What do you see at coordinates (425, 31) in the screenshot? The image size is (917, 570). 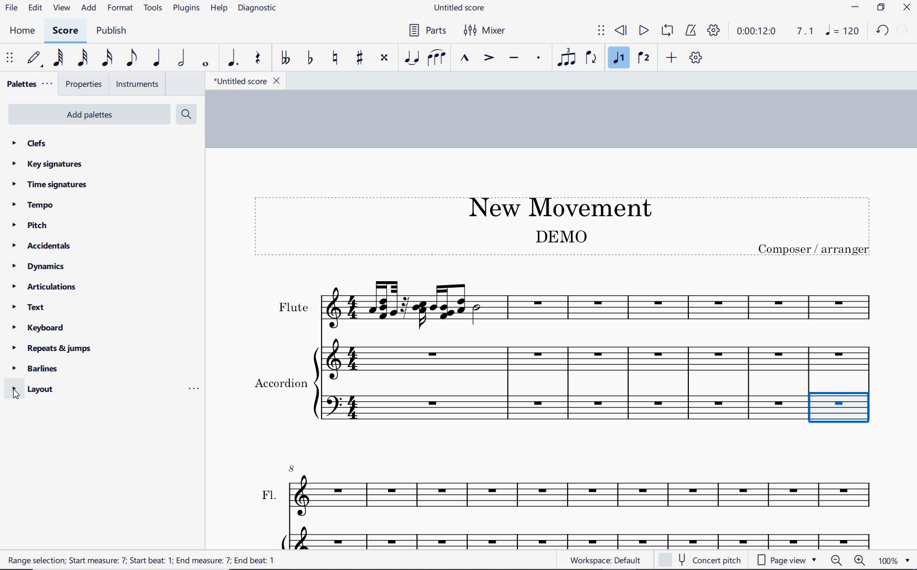 I see `Parts` at bounding box center [425, 31].